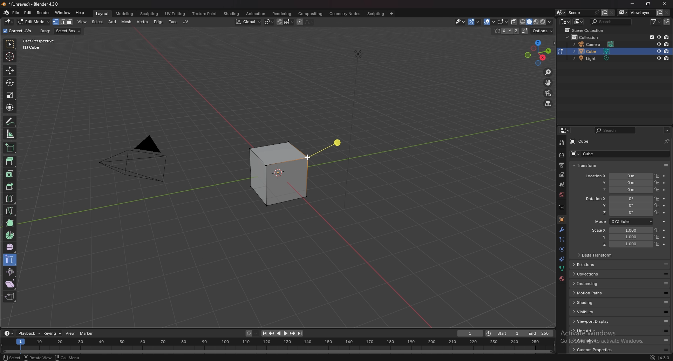 The height and width of the screenshot is (361, 673). I want to click on transform pivot point, so click(269, 22).